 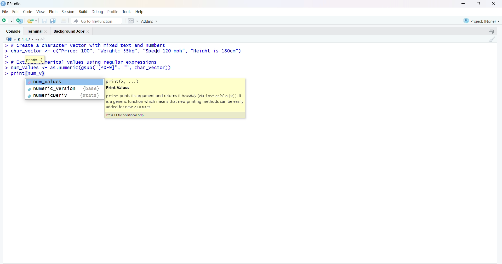 What do you see at coordinates (478, 4) in the screenshot?
I see `maiximise` at bounding box center [478, 4].